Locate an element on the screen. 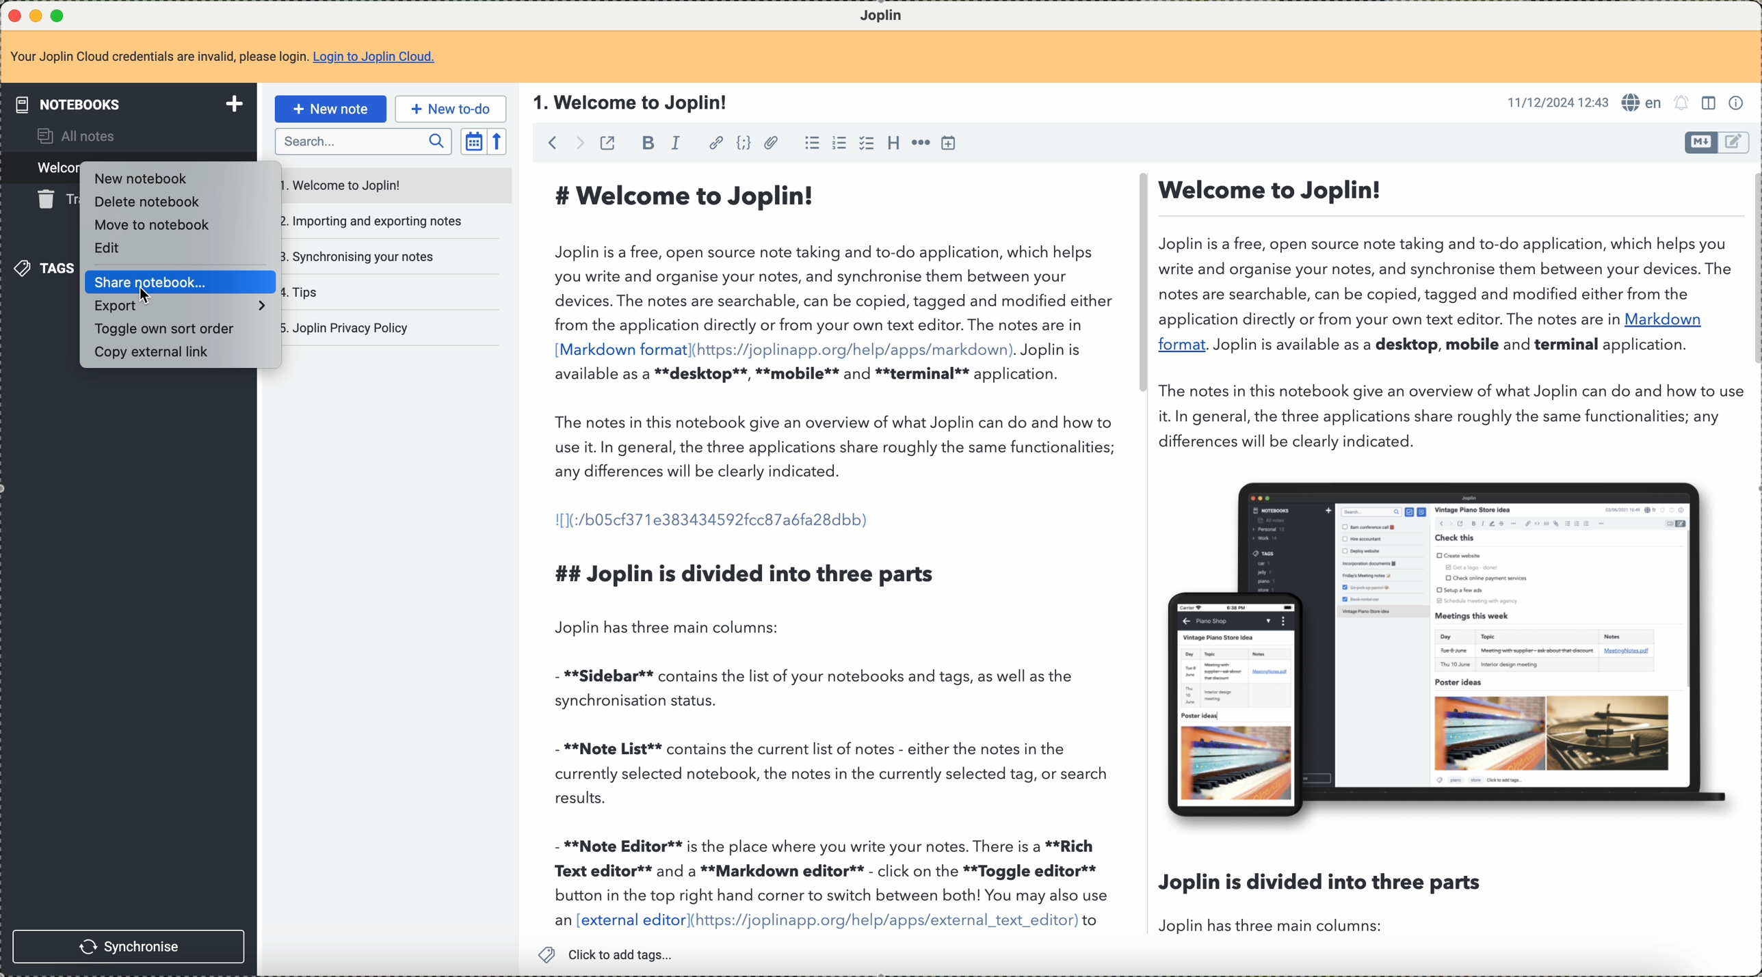  .
Welcome to Joplin!
Joplin is a free, open source note taking and to-do application, which helps you
write and organise your notes, and synchronise them between your devices. The
notes are searchable, can be copied, tagged and modified either from the
application directly or from your own text editor. The notes are in Markdown
format. Joplin is available as a desktop, mobile and terminal application.
The notes in this notebook give an overview of what Joplin can do and how to us
it. In general, the three applications share roughly the same functionalities; any
differences will be clearly indicated. is located at coordinates (1445, 310).